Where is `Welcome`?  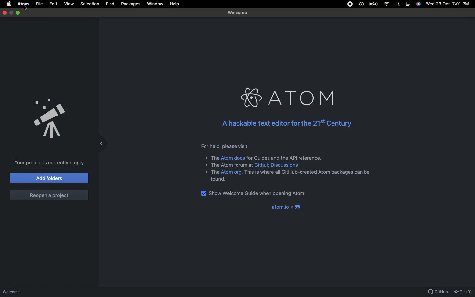 Welcome is located at coordinates (12, 292).